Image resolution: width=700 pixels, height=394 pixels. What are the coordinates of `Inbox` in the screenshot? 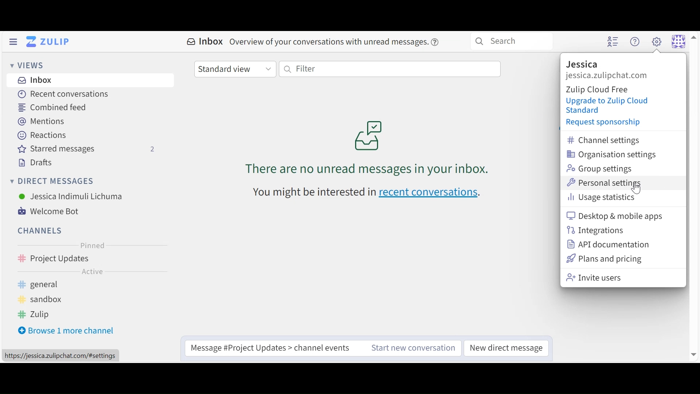 It's located at (205, 41).